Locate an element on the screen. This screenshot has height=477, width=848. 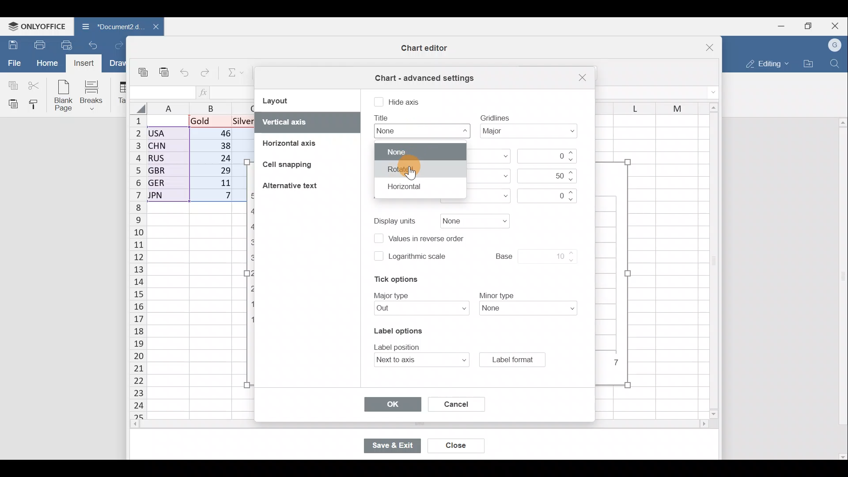
Axis crosses value is located at coordinates (549, 196).